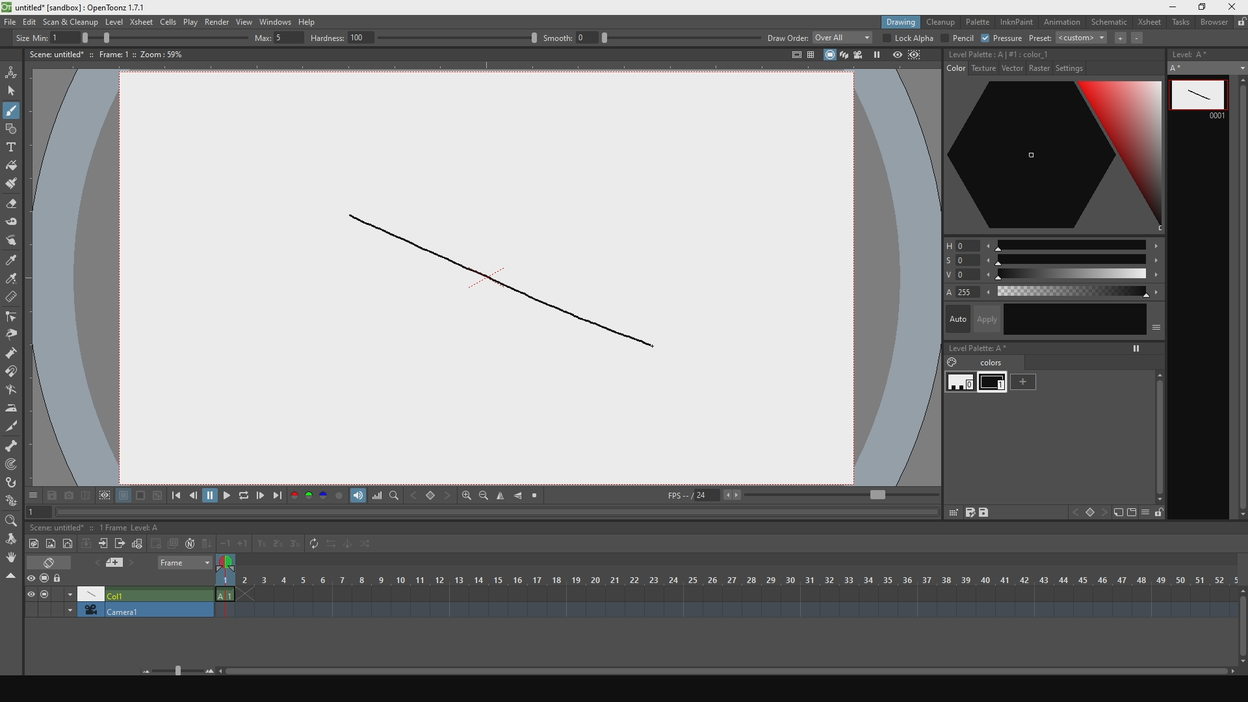 This screenshot has width=1248, height=702. What do you see at coordinates (68, 497) in the screenshot?
I see `capture` at bounding box center [68, 497].